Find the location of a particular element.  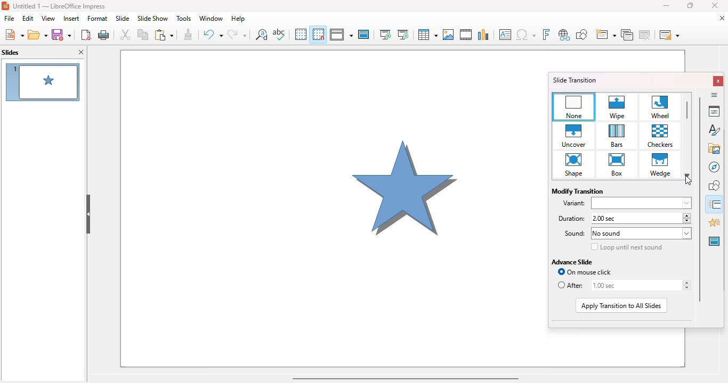

display grid is located at coordinates (301, 34).